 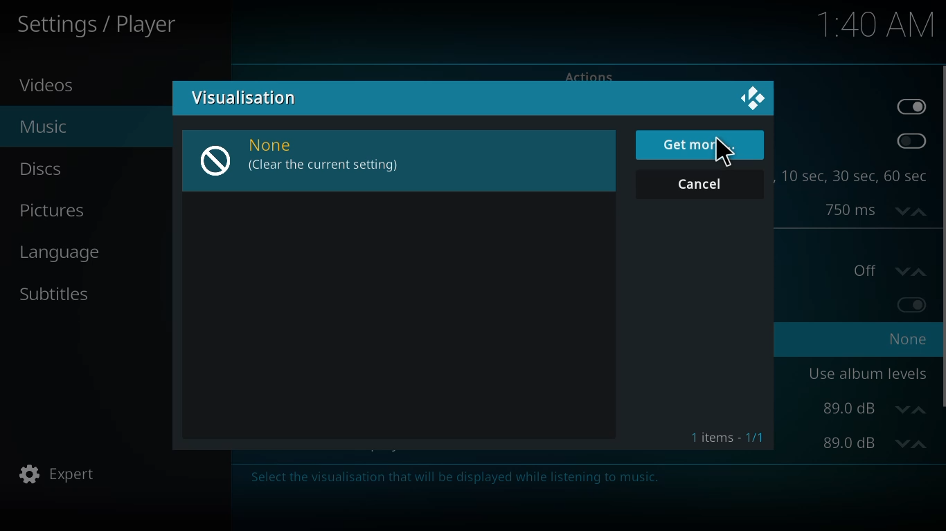 What do you see at coordinates (877, 24) in the screenshot?
I see `time` at bounding box center [877, 24].